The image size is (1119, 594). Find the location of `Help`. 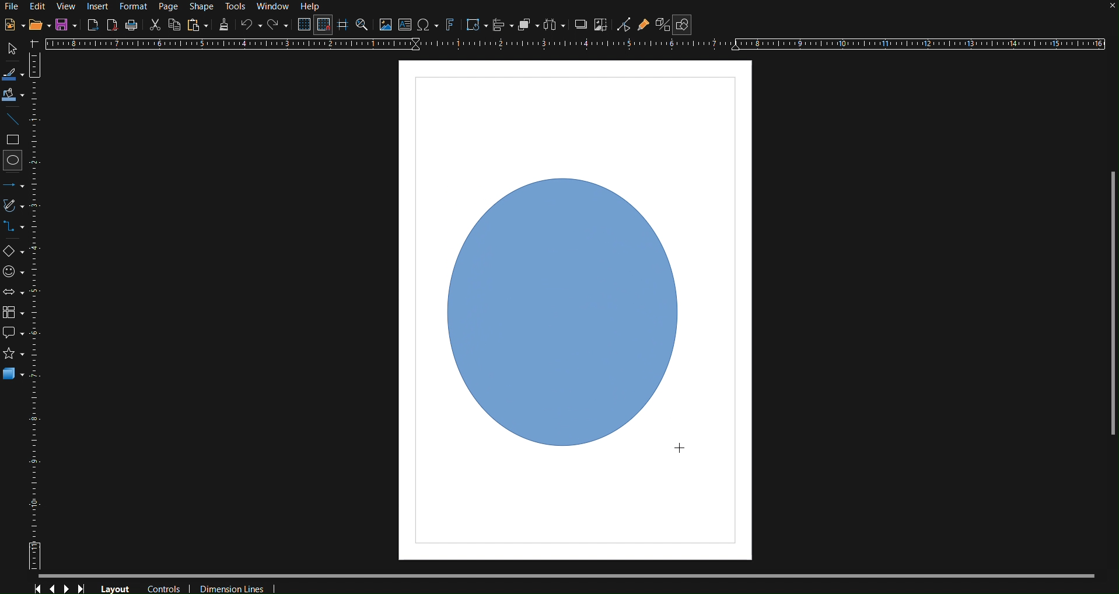

Help is located at coordinates (313, 7).